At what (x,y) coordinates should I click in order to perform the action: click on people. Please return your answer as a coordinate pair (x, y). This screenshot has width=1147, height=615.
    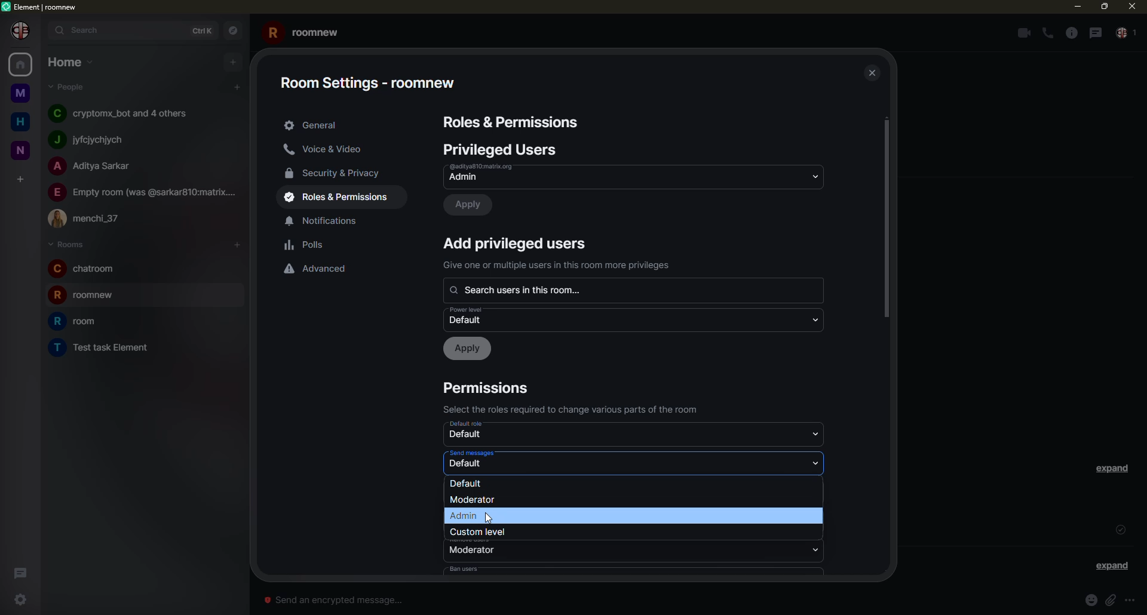
    Looking at the image, I should click on (90, 219).